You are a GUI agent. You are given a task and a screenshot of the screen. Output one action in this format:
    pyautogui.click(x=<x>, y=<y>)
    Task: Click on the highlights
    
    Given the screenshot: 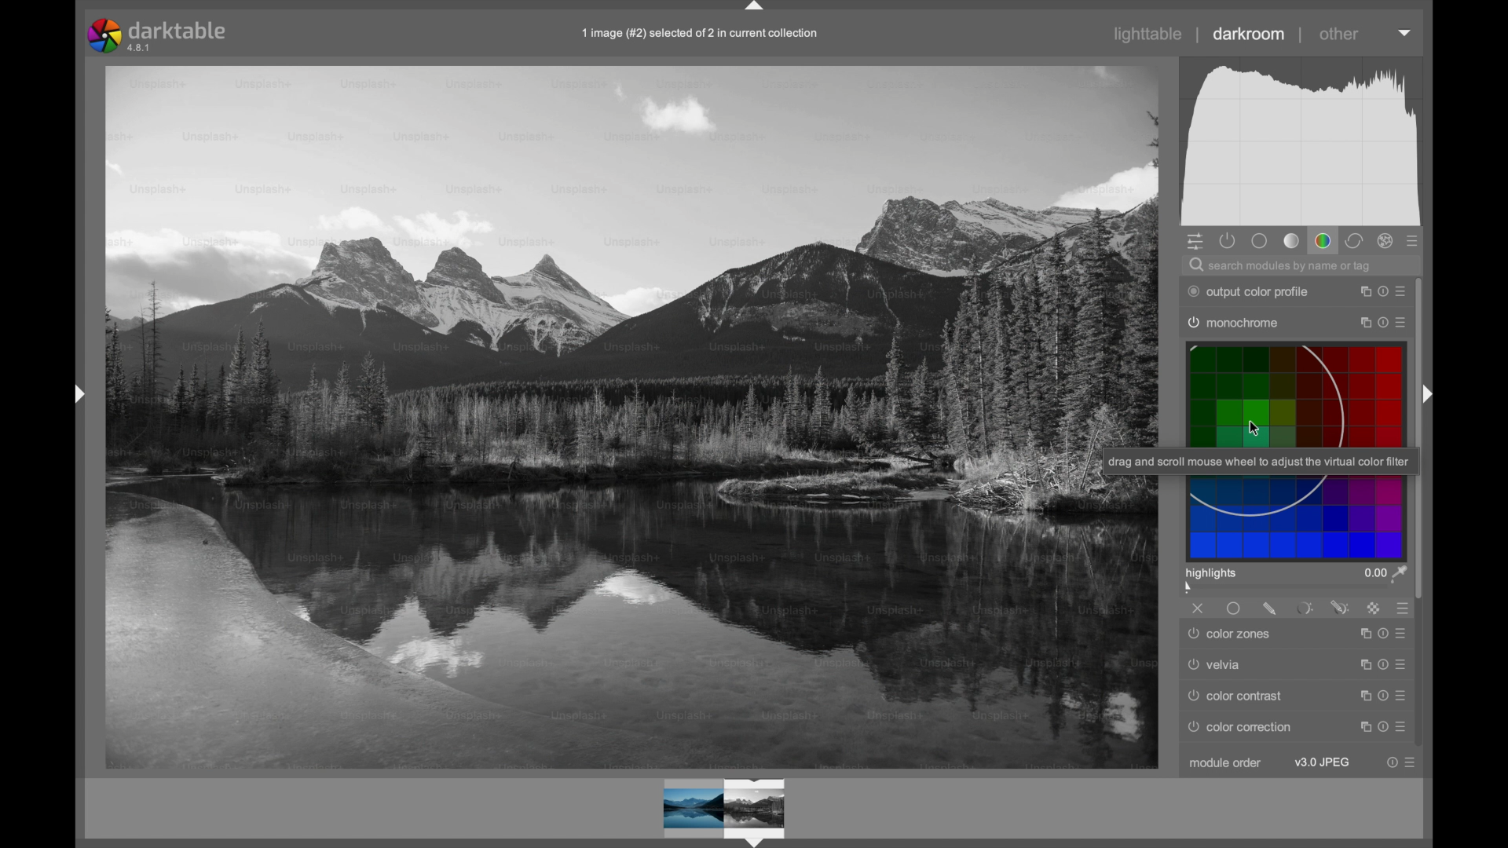 What is the action you would take?
    pyautogui.click(x=1213, y=572)
    